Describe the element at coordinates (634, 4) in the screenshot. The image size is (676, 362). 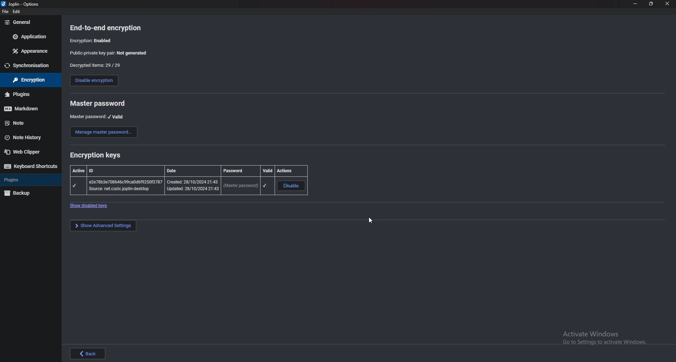
I see `` at that location.